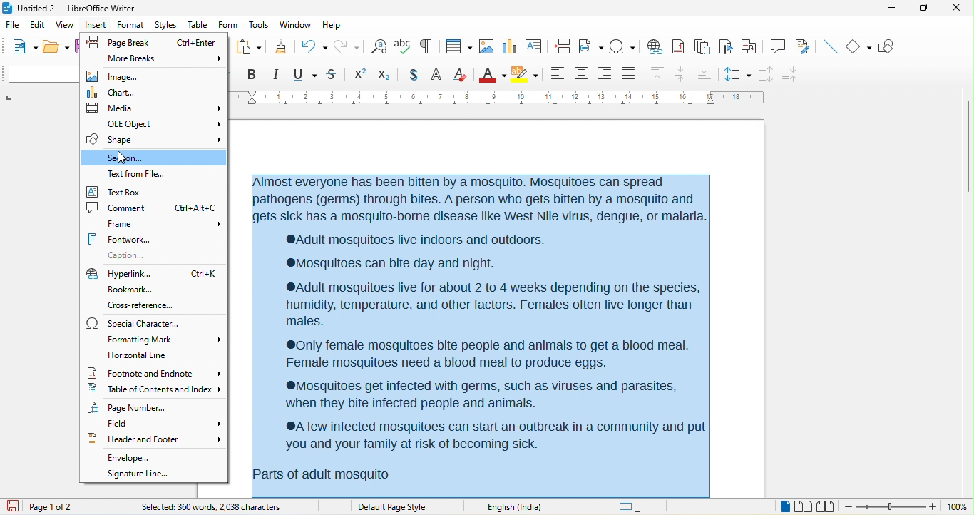 The width and height of the screenshot is (974, 515). Describe the element at coordinates (227, 24) in the screenshot. I see `form` at that location.